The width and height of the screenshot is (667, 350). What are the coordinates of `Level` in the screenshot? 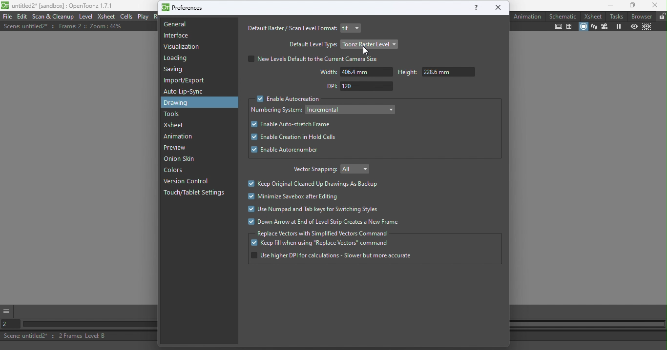 It's located at (85, 16).